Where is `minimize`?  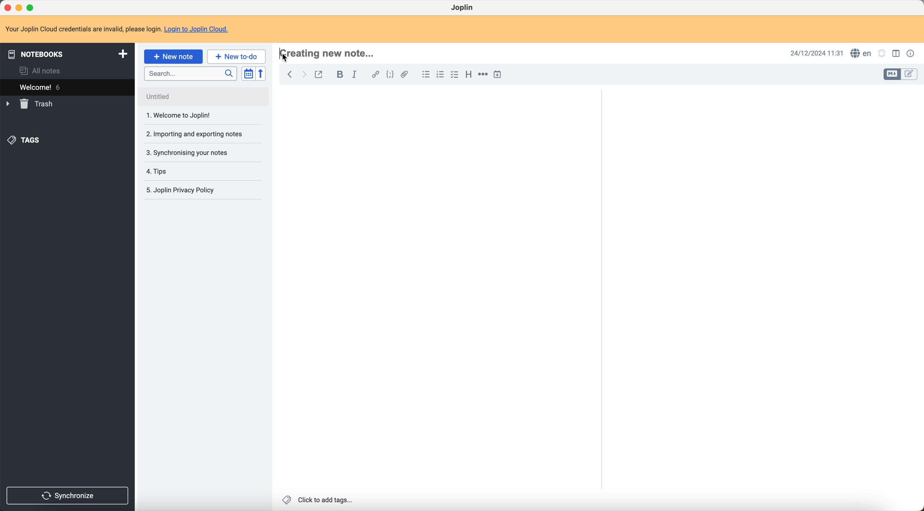
minimize is located at coordinates (19, 7).